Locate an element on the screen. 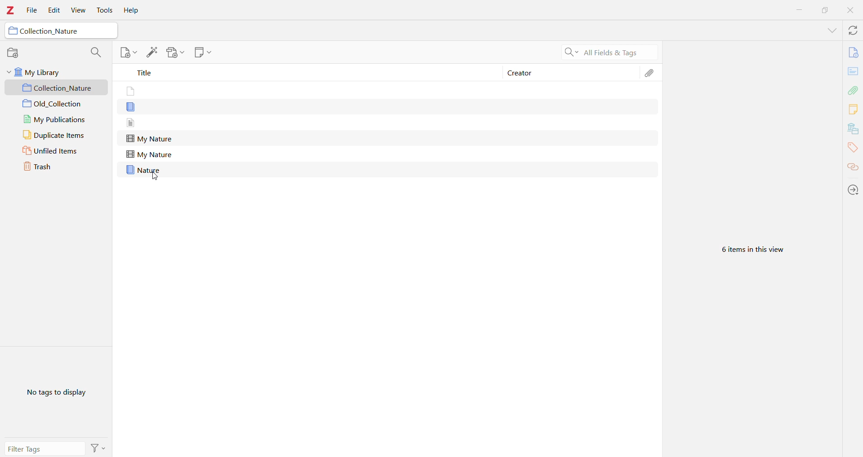  folder icon is located at coordinates (13, 31).